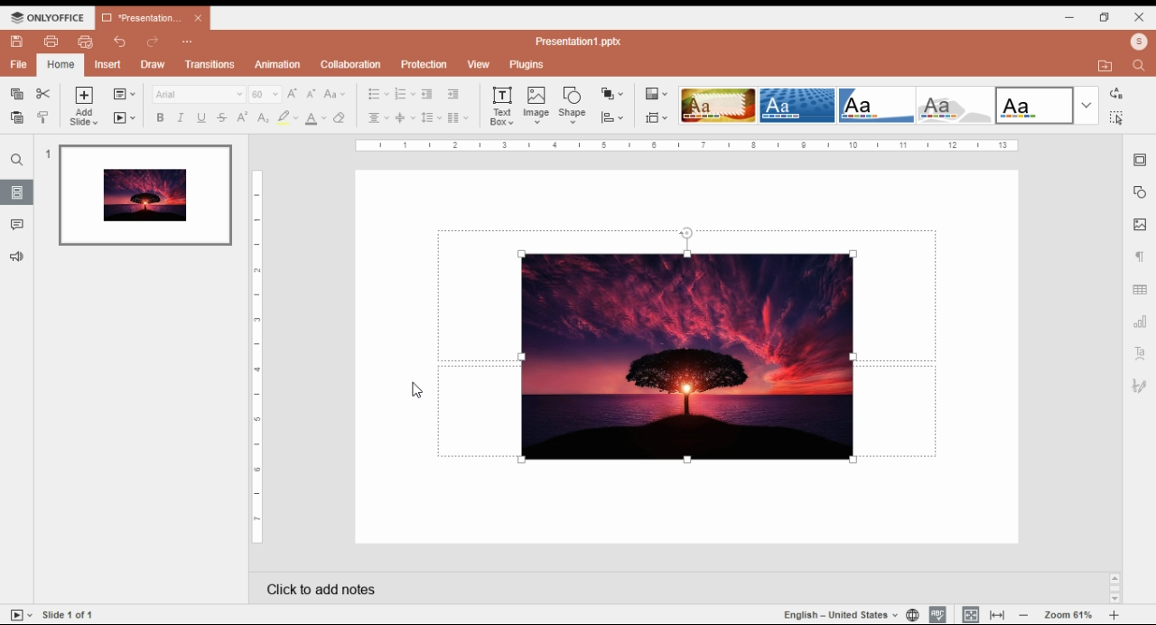 The width and height of the screenshot is (1156, 625). I want to click on transitions, so click(210, 65).